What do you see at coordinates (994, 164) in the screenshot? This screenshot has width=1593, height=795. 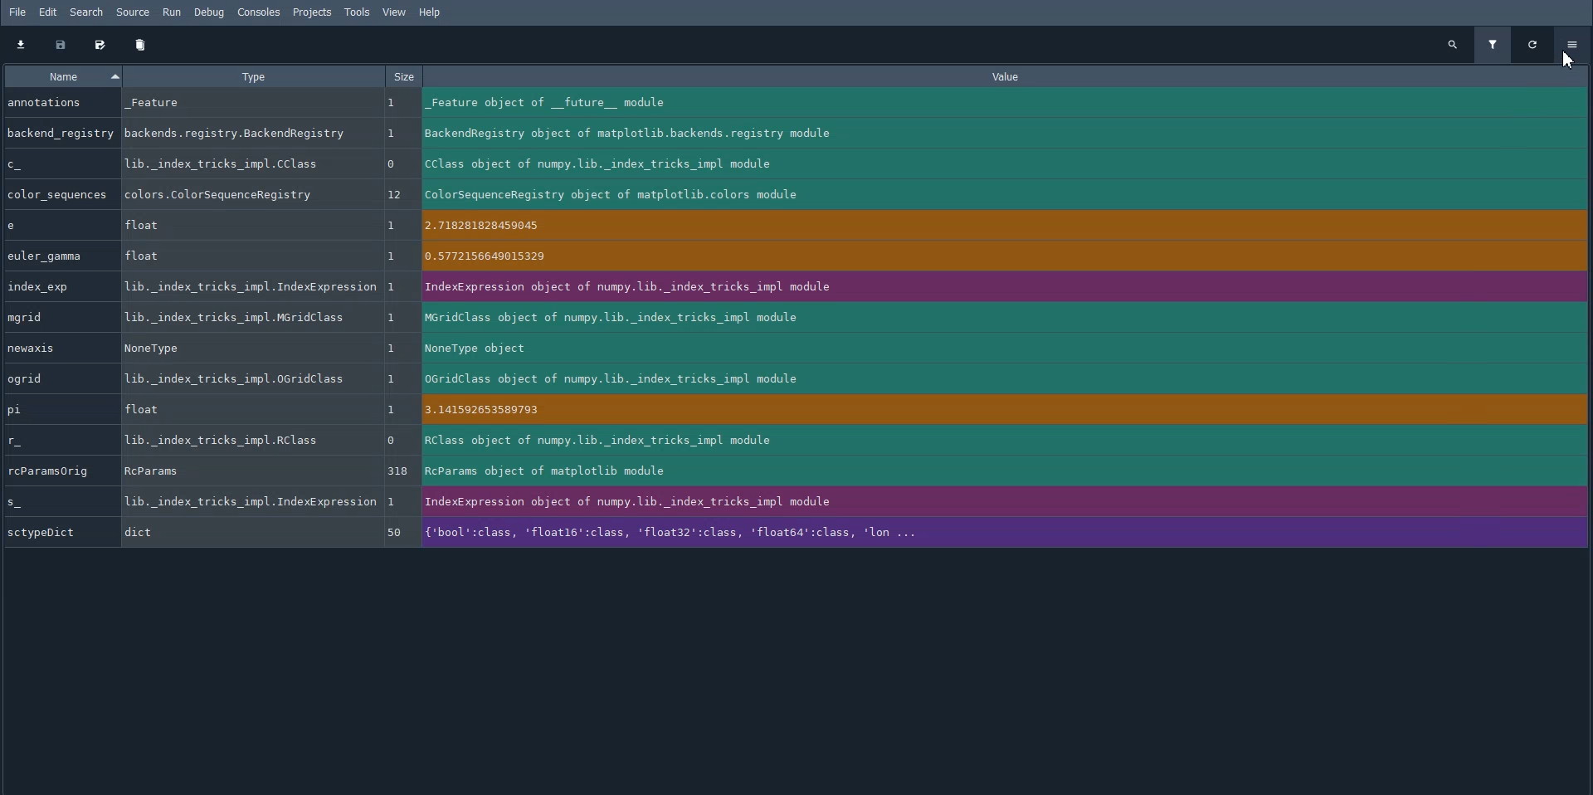 I see `Cclass object of numpy.lib._index_tricks_impl module` at bounding box center [994, 164].